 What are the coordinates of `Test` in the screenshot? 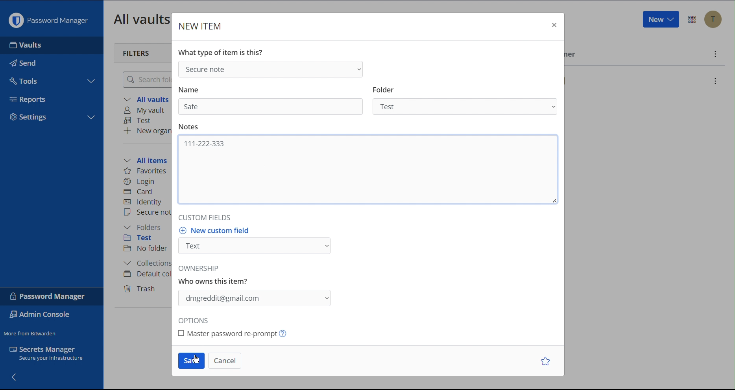 It's located at (140, 121).